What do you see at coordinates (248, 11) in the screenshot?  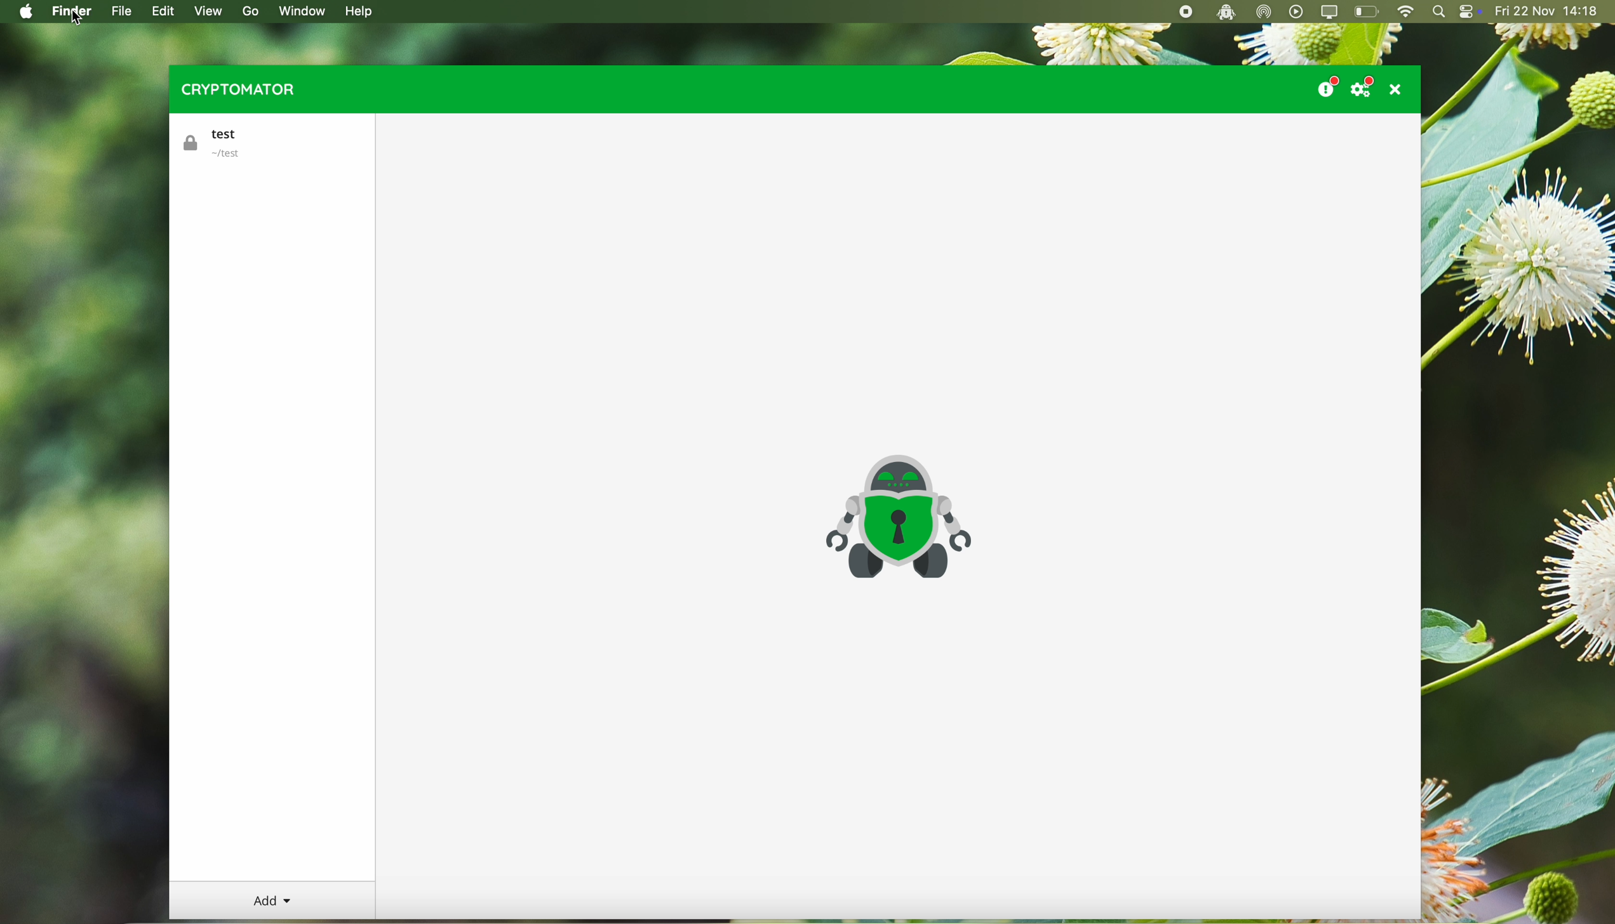 I see `go` at bounding box center [248, 11].